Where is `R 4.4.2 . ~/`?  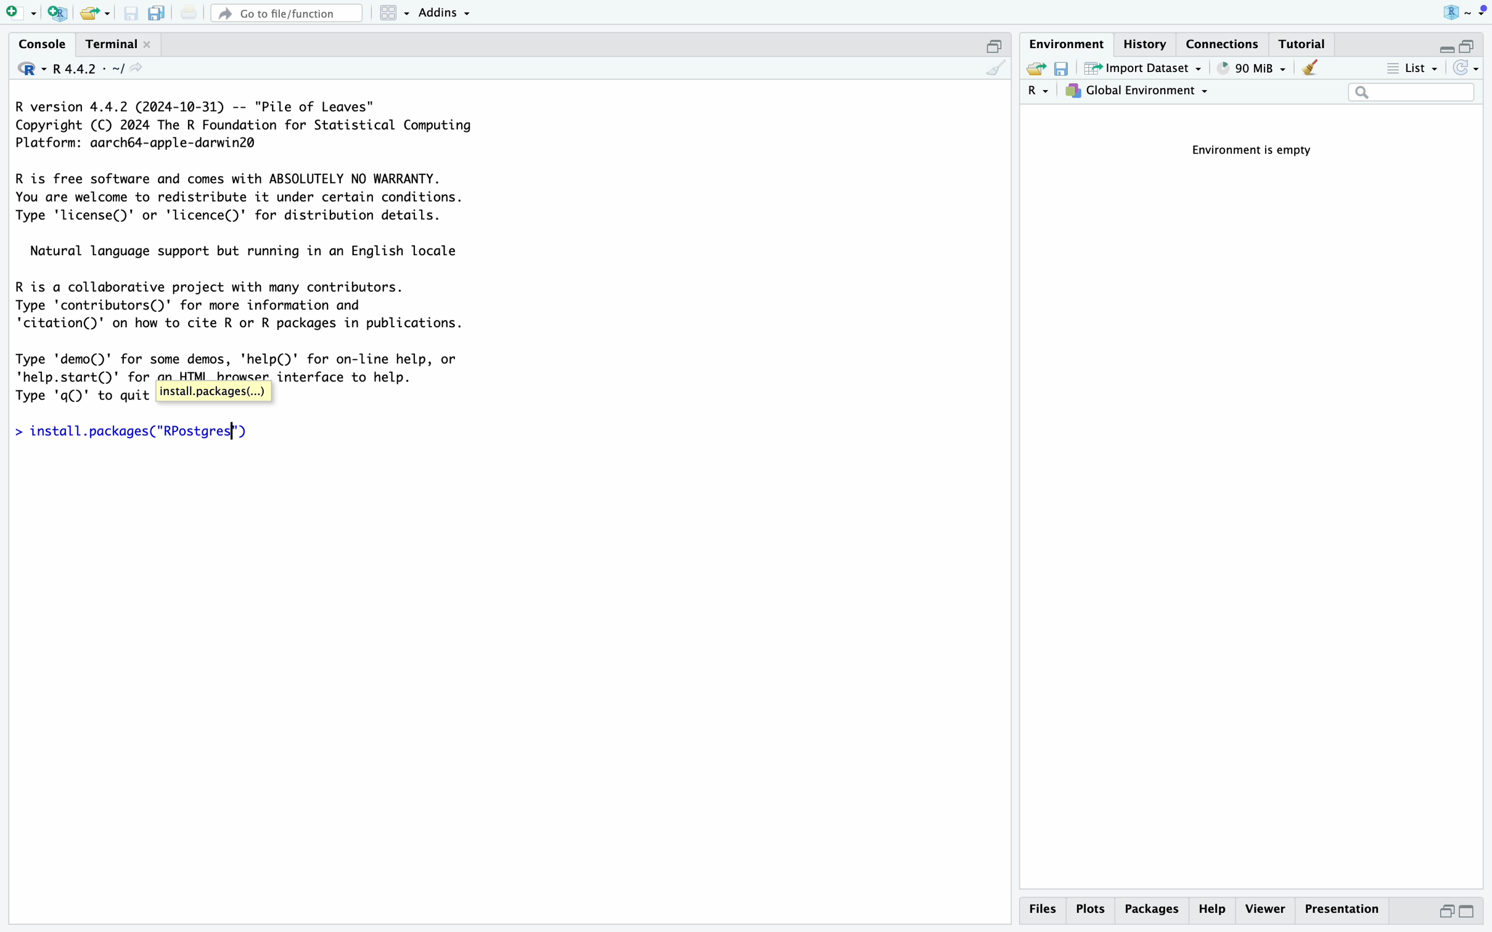 R 4.4.2 . ~/ is located at coordinates (90, 68).